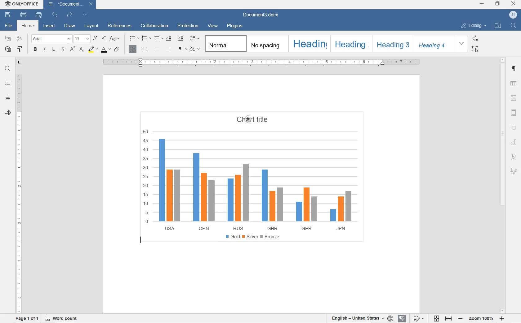 The image size is (521, 323). Describe the element at coordinates (19, 192) in the screenshot. I see `RULER` at that location.